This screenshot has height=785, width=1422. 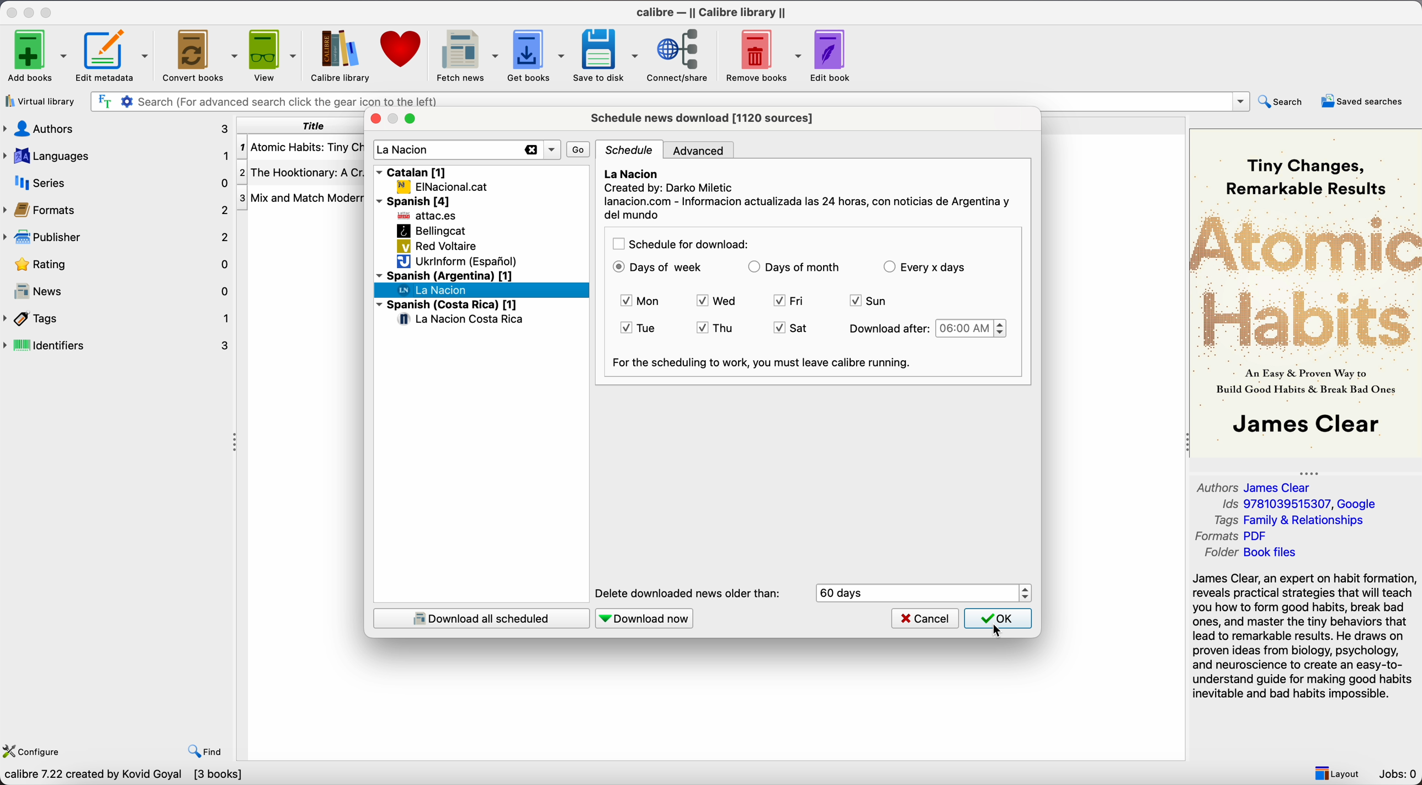 What do you see at coordinates (34, 55) in the screenshot?
I see `add books` at bounding box center [34, 55].